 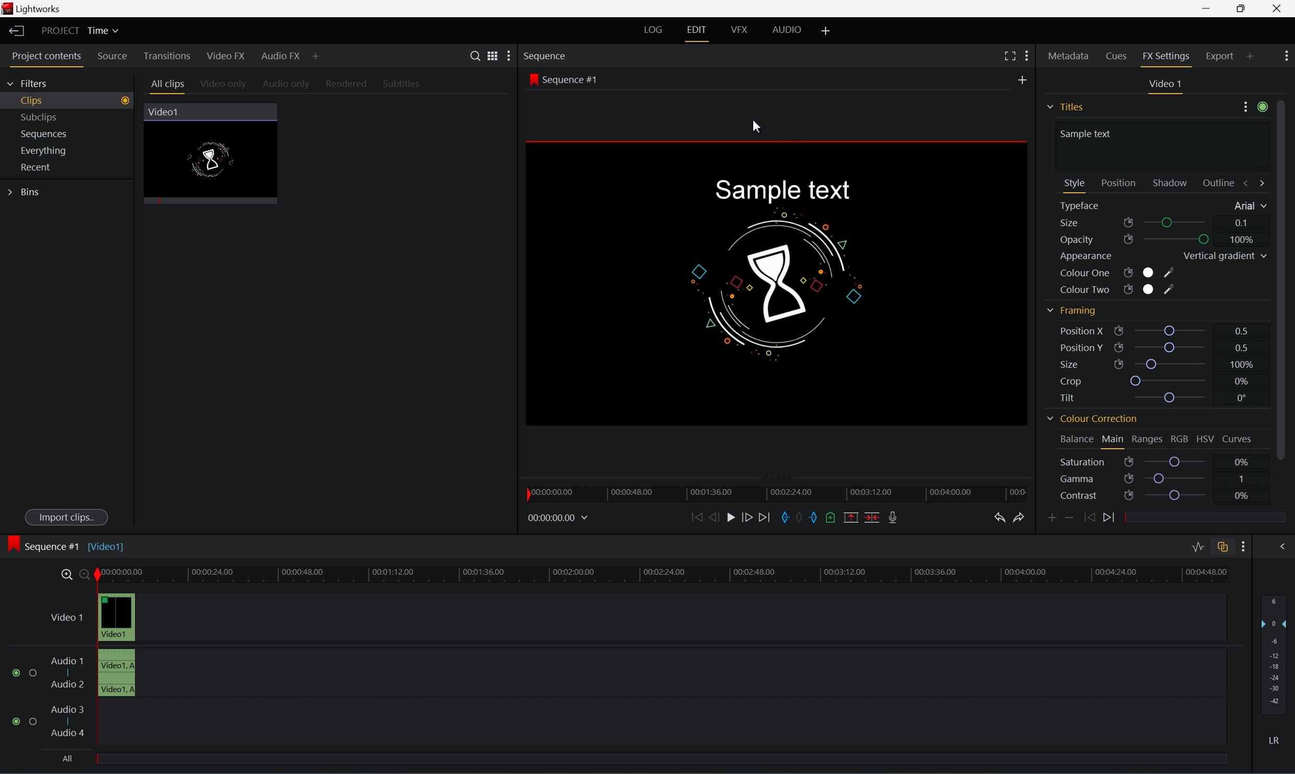 I want to click on Clips, so click(x=72, y=99).